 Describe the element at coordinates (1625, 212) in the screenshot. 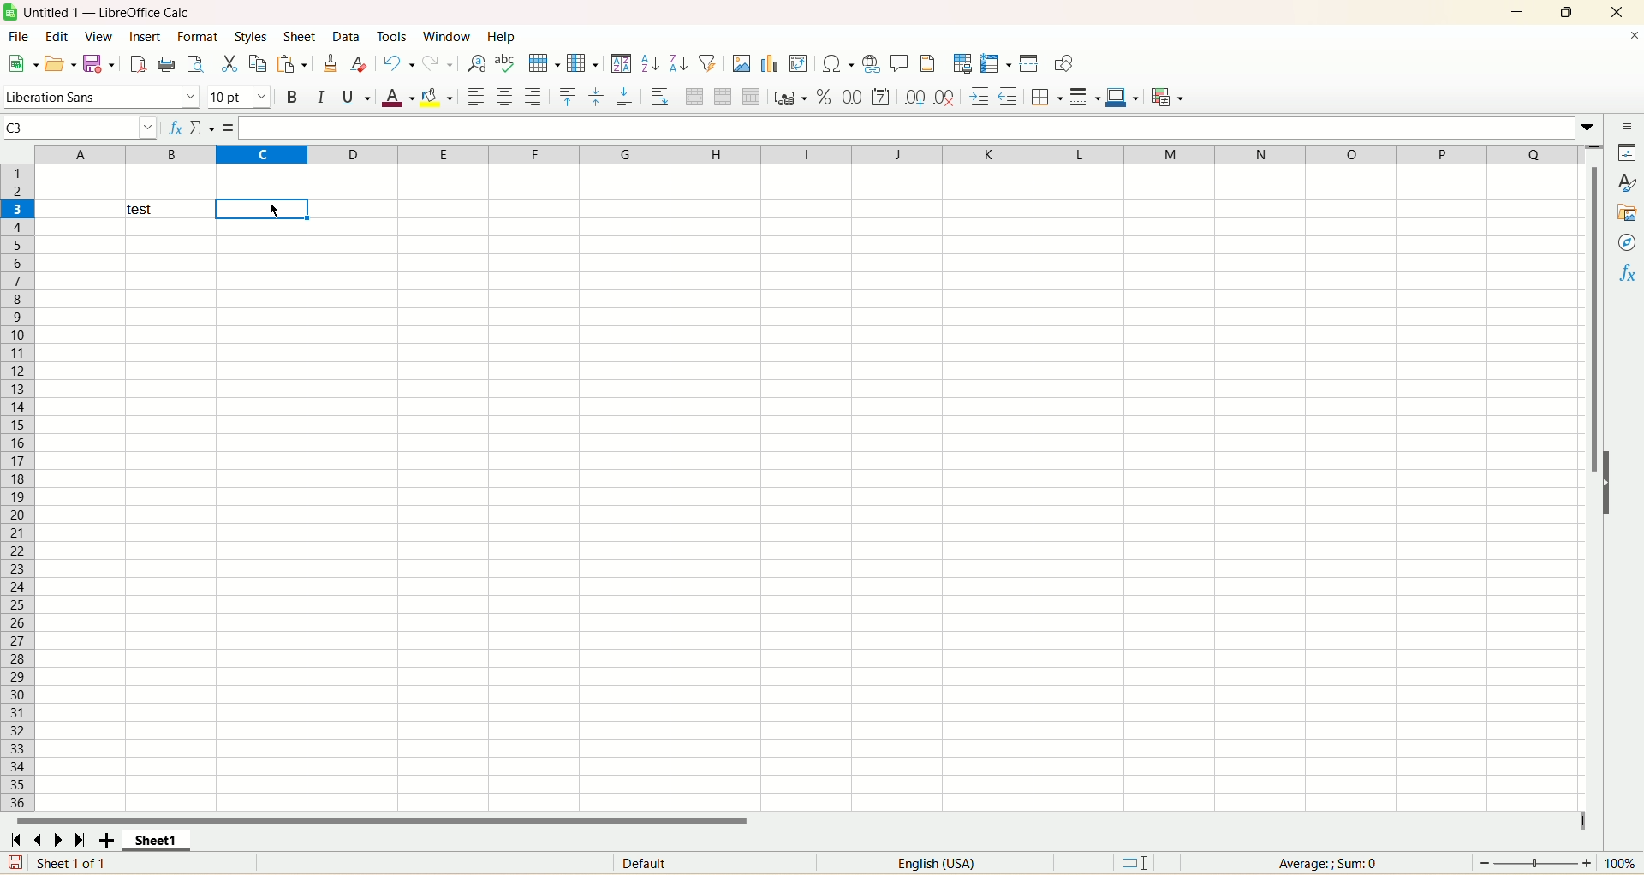

I see `gallery` at that location.